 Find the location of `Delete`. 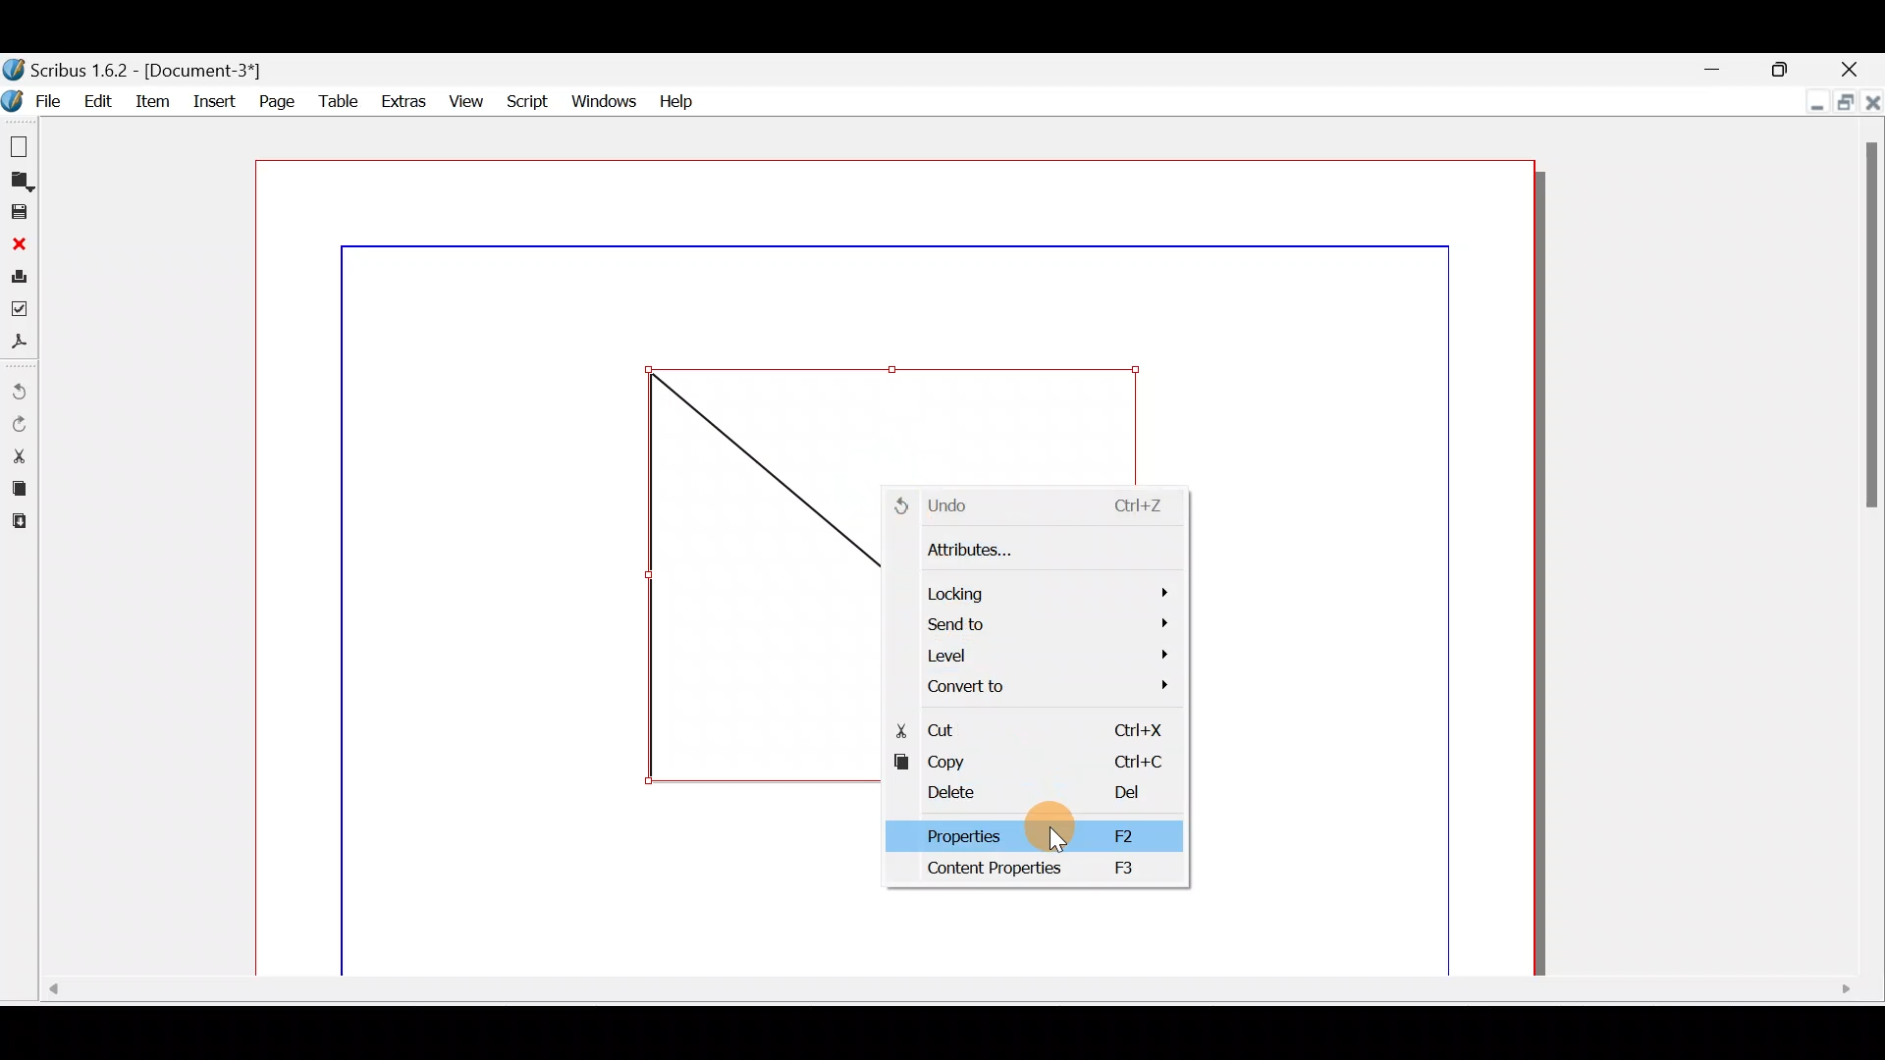

Delete is located at coordinates (1030, 796).